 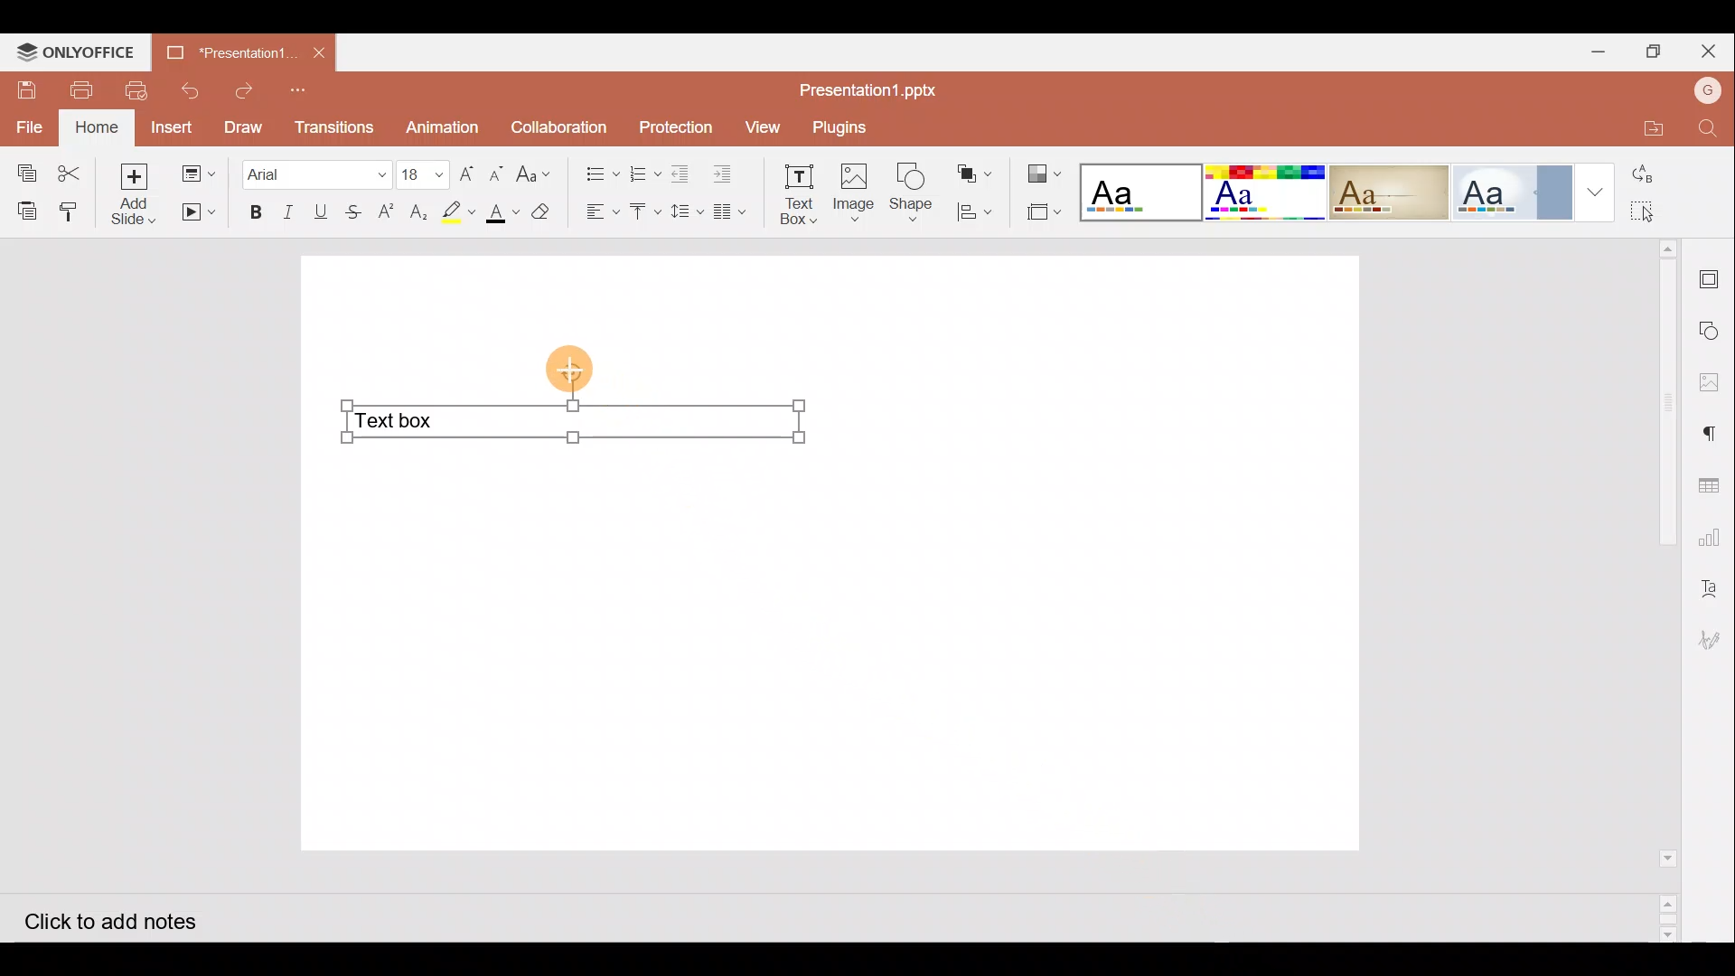 What do you see at coordinates (172, 127) in the screenshot?
I see `Insert` at bounding box center [172, 127].